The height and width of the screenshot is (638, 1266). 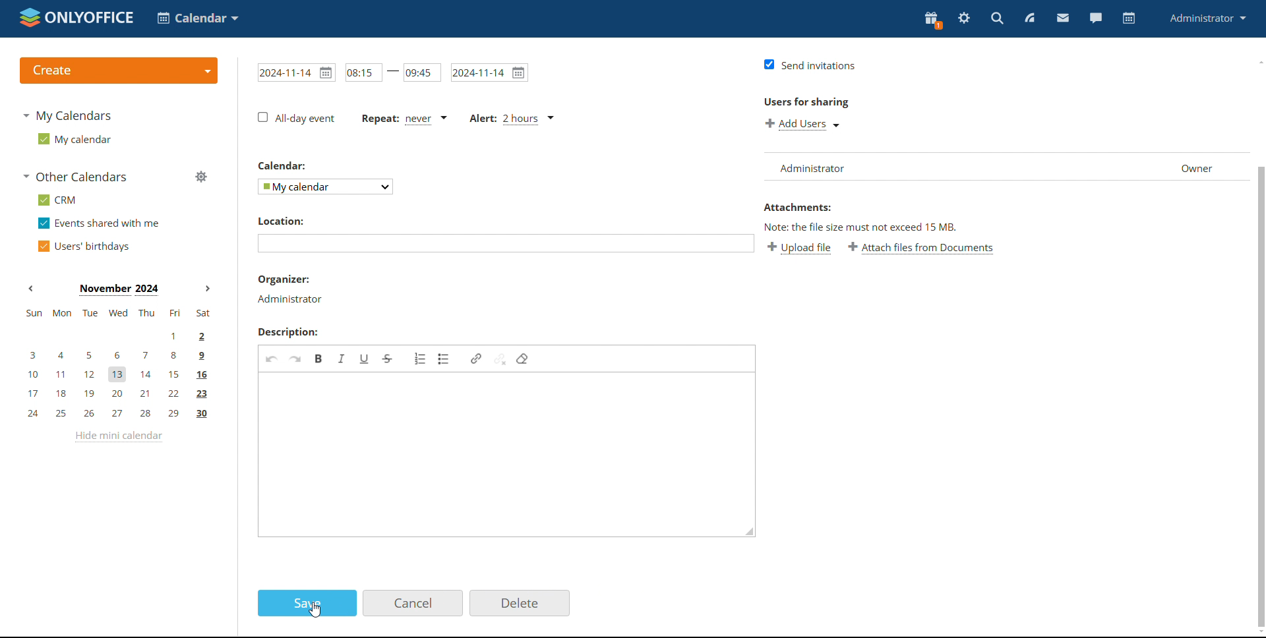 What do you see at coordinates (406, 119) in the screenshot?
I see `event repetition` at bounding box center [406, 119].